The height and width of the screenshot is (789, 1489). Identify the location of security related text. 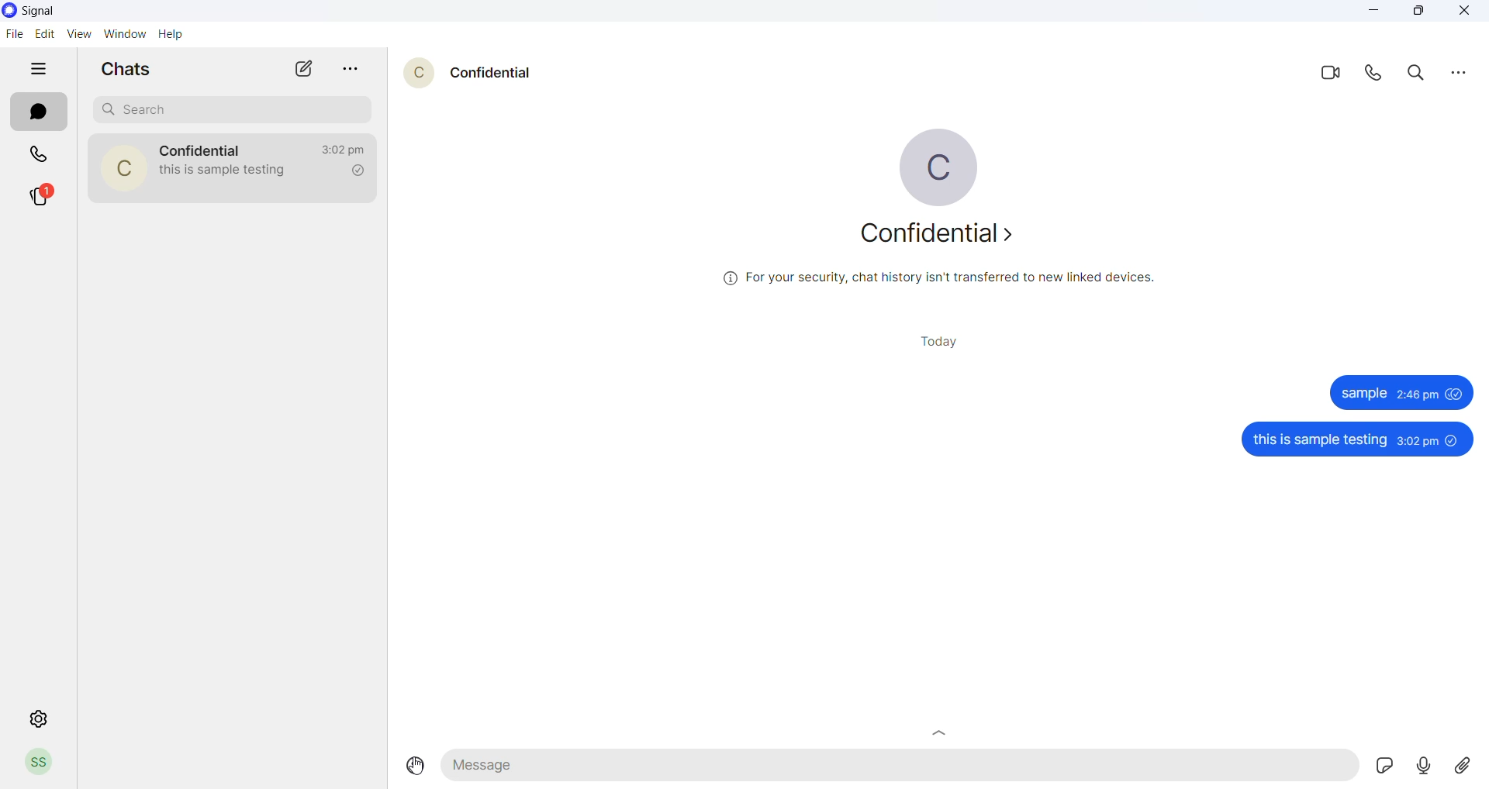
(938, 279).